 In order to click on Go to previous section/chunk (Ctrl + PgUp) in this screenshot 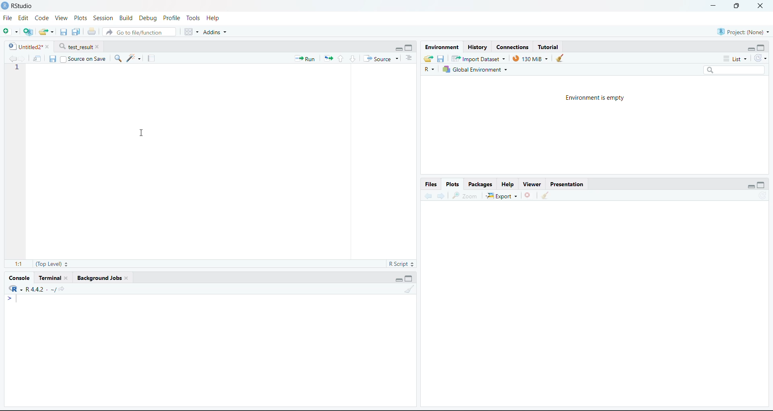, I will do `click(342, 60)`.